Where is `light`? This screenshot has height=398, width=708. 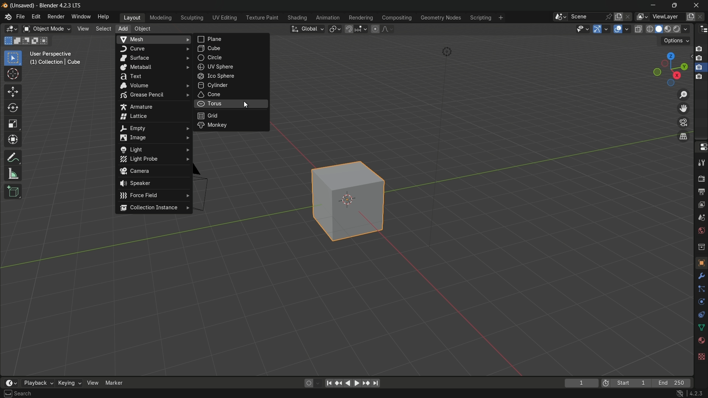
light is located at coordinates (153, 150).